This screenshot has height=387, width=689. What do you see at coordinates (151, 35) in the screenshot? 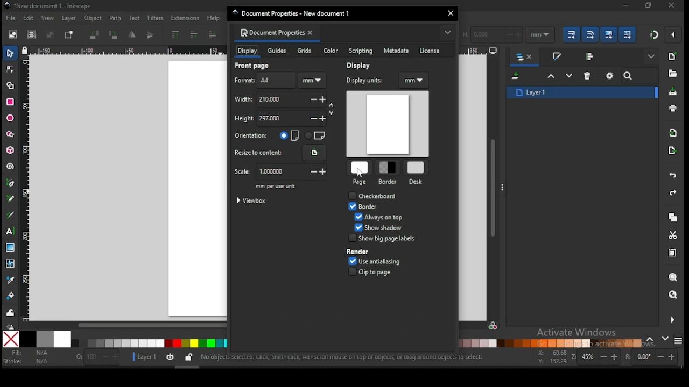
I see `object flip vertical` at bounding box center [151, 35].